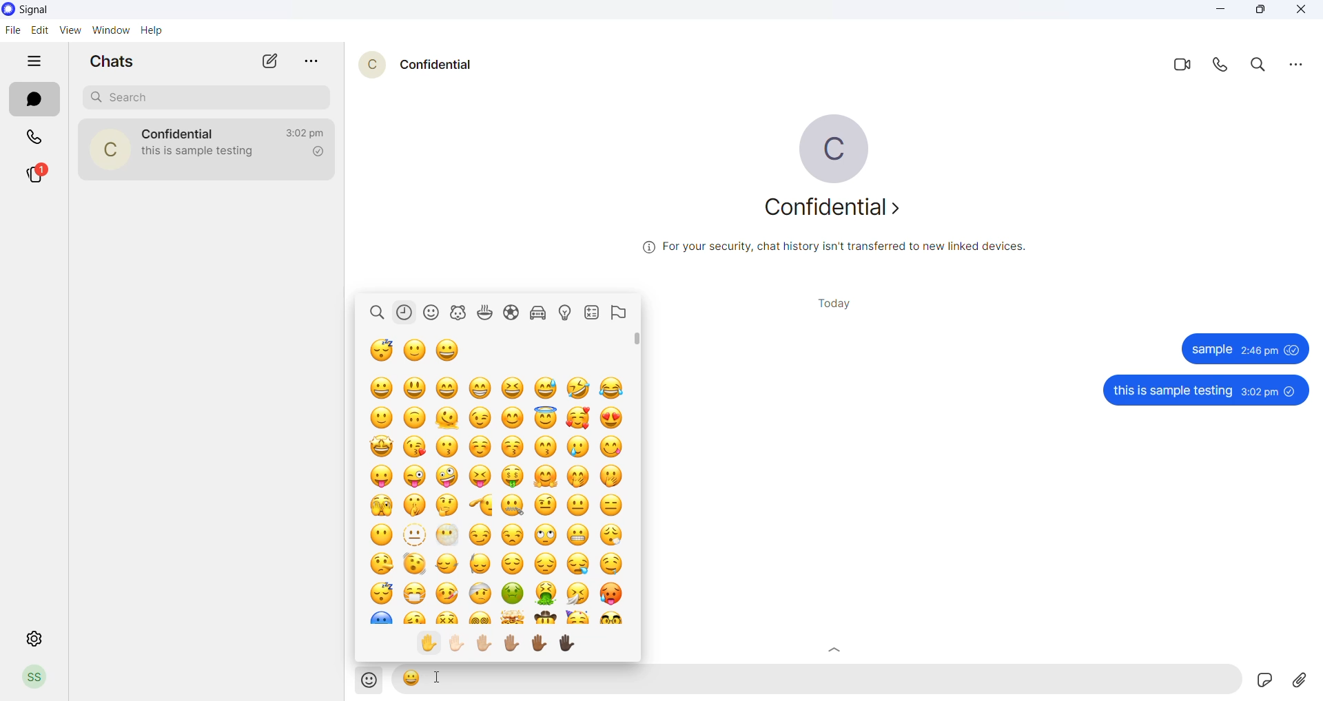 Image resolution: width=1323 pixels, height=701 pixels. Describe the element at coordinates (74, 30) in the screenshot. I see `view` at that location.